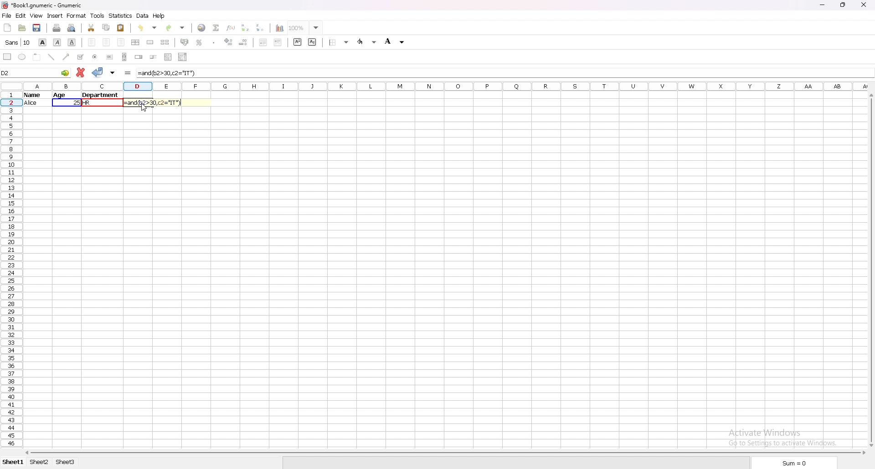 This screenshot has height=469, width=875. What do you see at coordinates (74, 99) in the screenshot?
I see `data` at bounding box center [74, 99].